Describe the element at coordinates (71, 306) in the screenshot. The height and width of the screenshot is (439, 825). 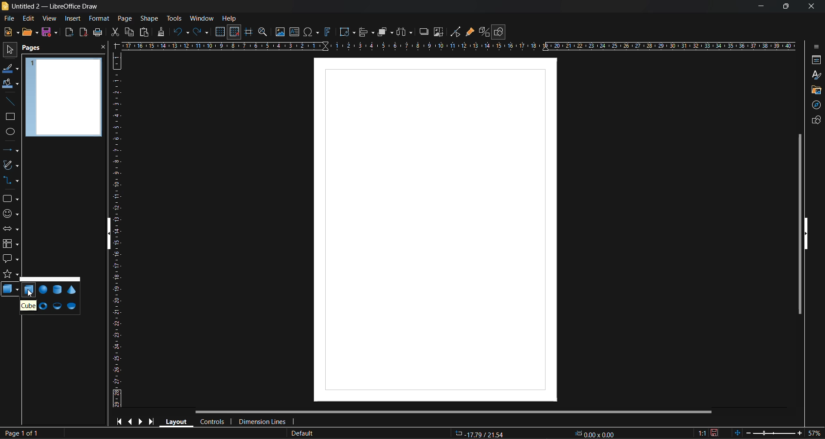
I see `half sphere` at that location.